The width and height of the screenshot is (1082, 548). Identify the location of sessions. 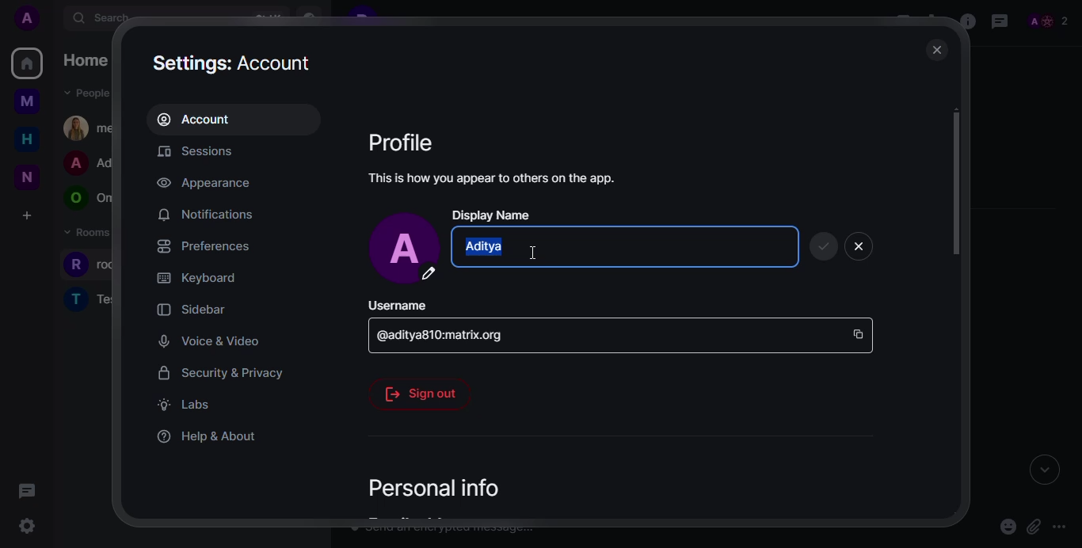
(203, 151).